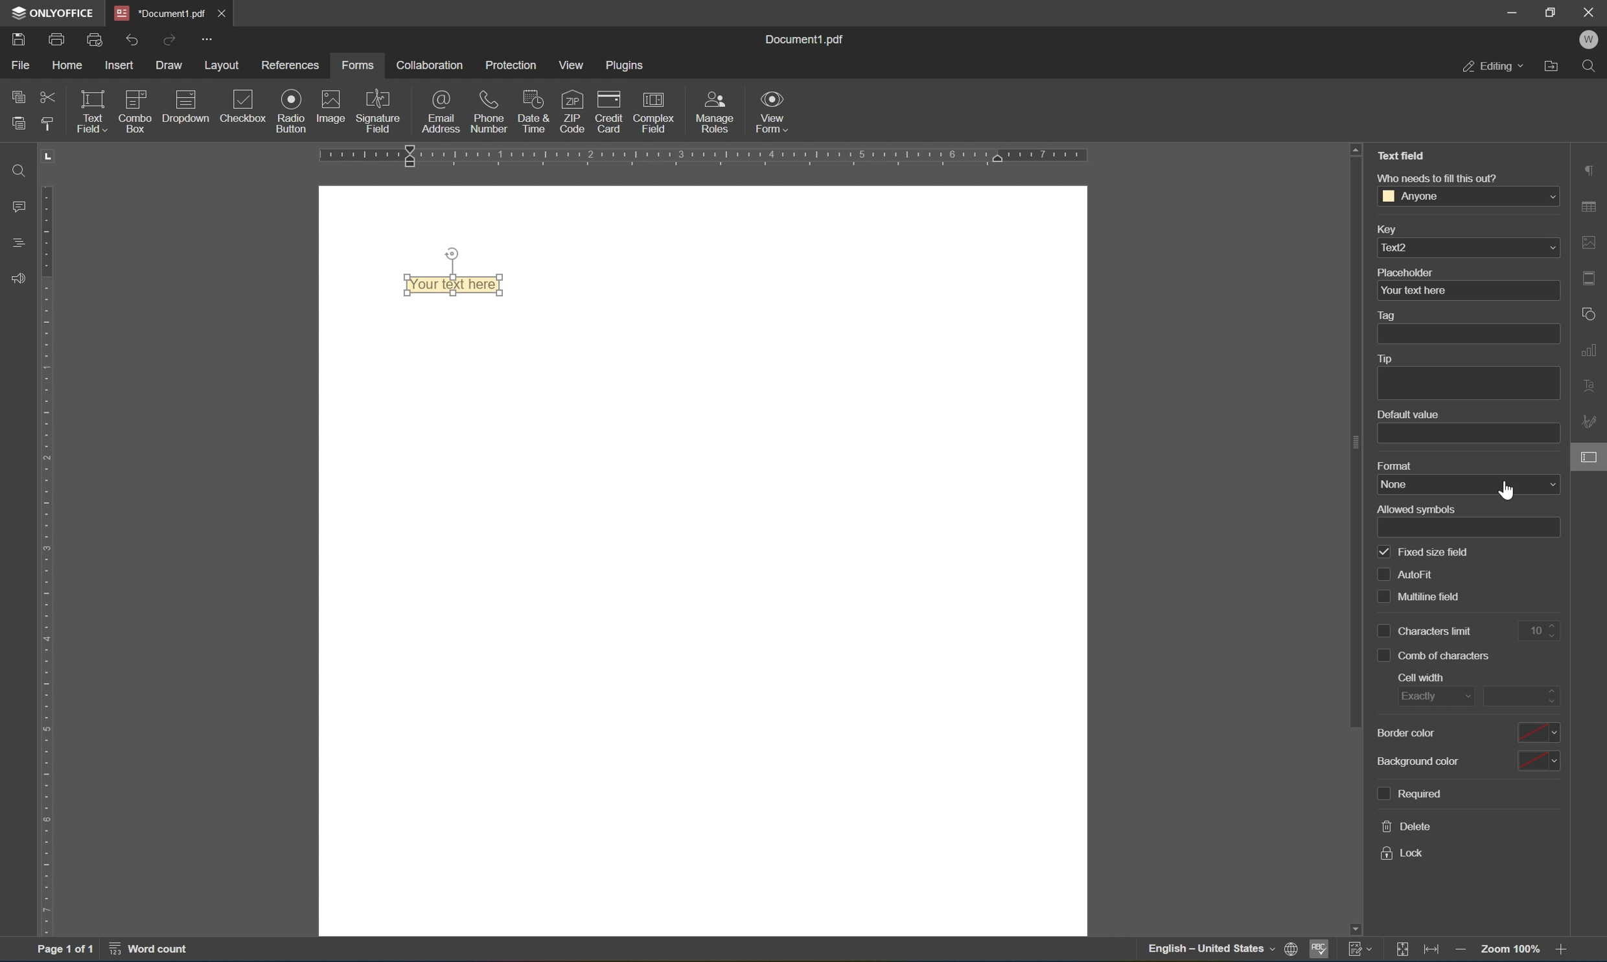  I want to click on headings, so click(13, 242).